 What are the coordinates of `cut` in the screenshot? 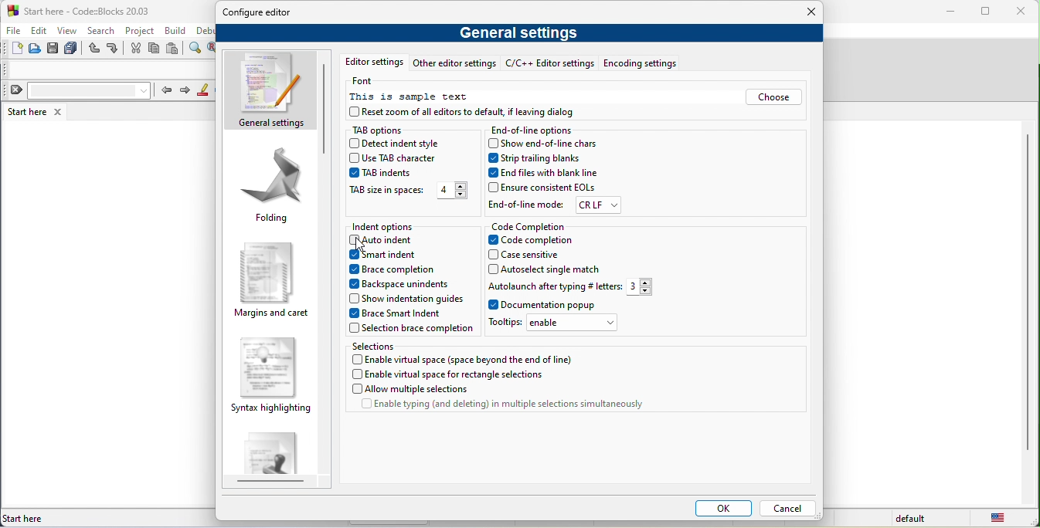 It's located at (136, 49).